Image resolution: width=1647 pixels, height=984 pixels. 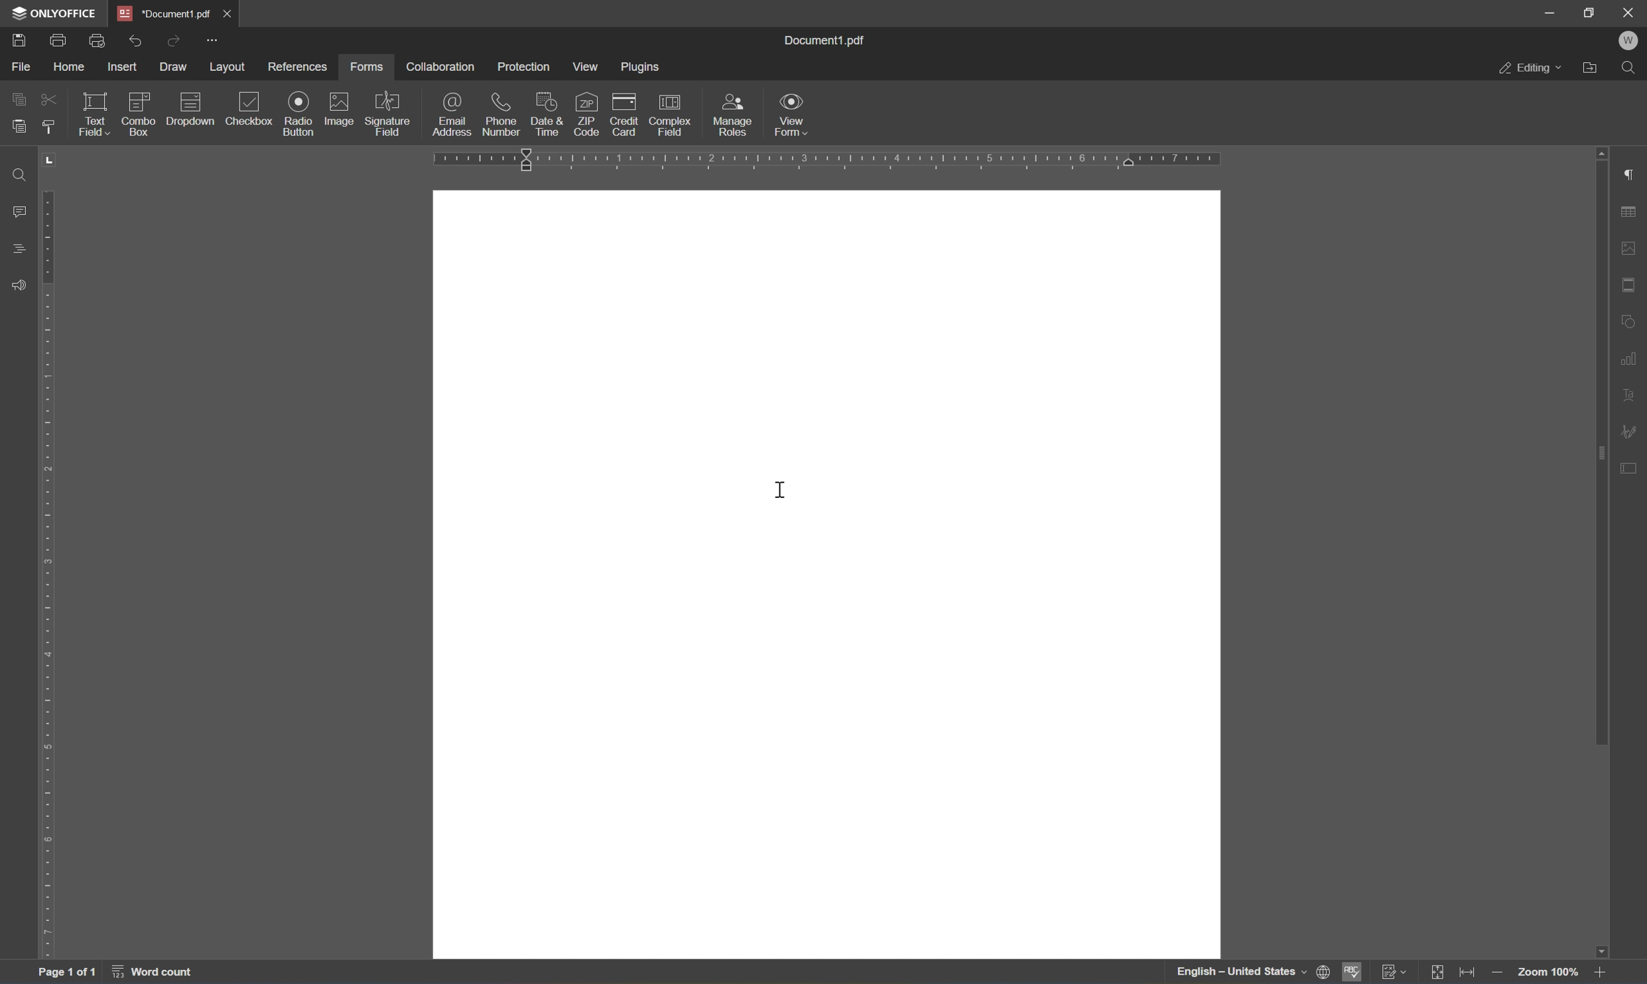 I want to click on protection, so click(x=527, y=69).